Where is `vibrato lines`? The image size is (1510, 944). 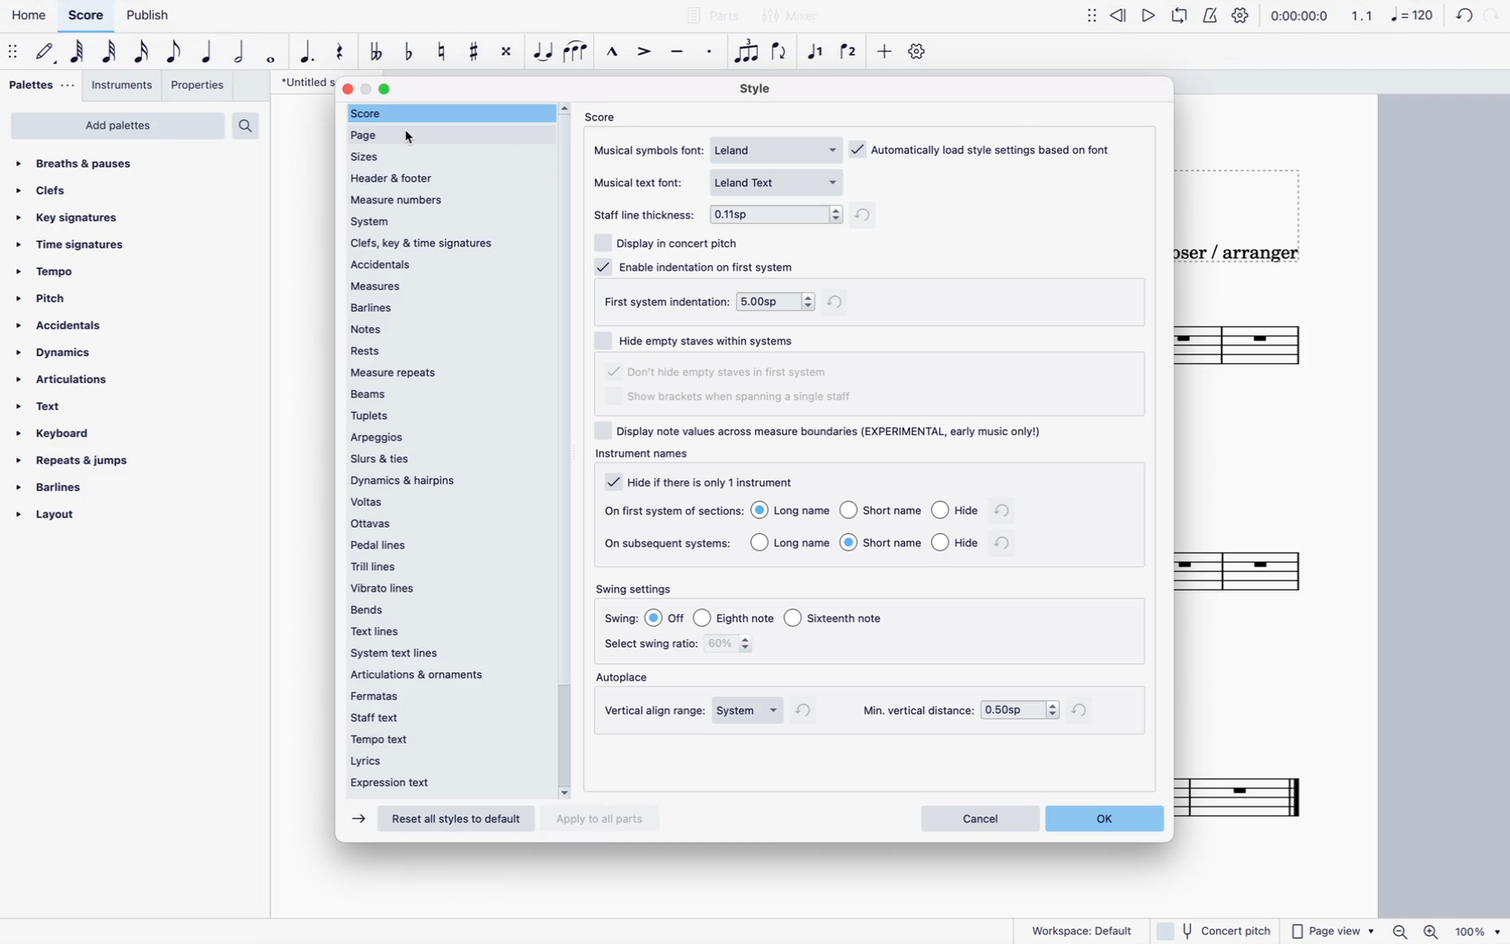
vibrato lines is located at coordinates (438, 587).